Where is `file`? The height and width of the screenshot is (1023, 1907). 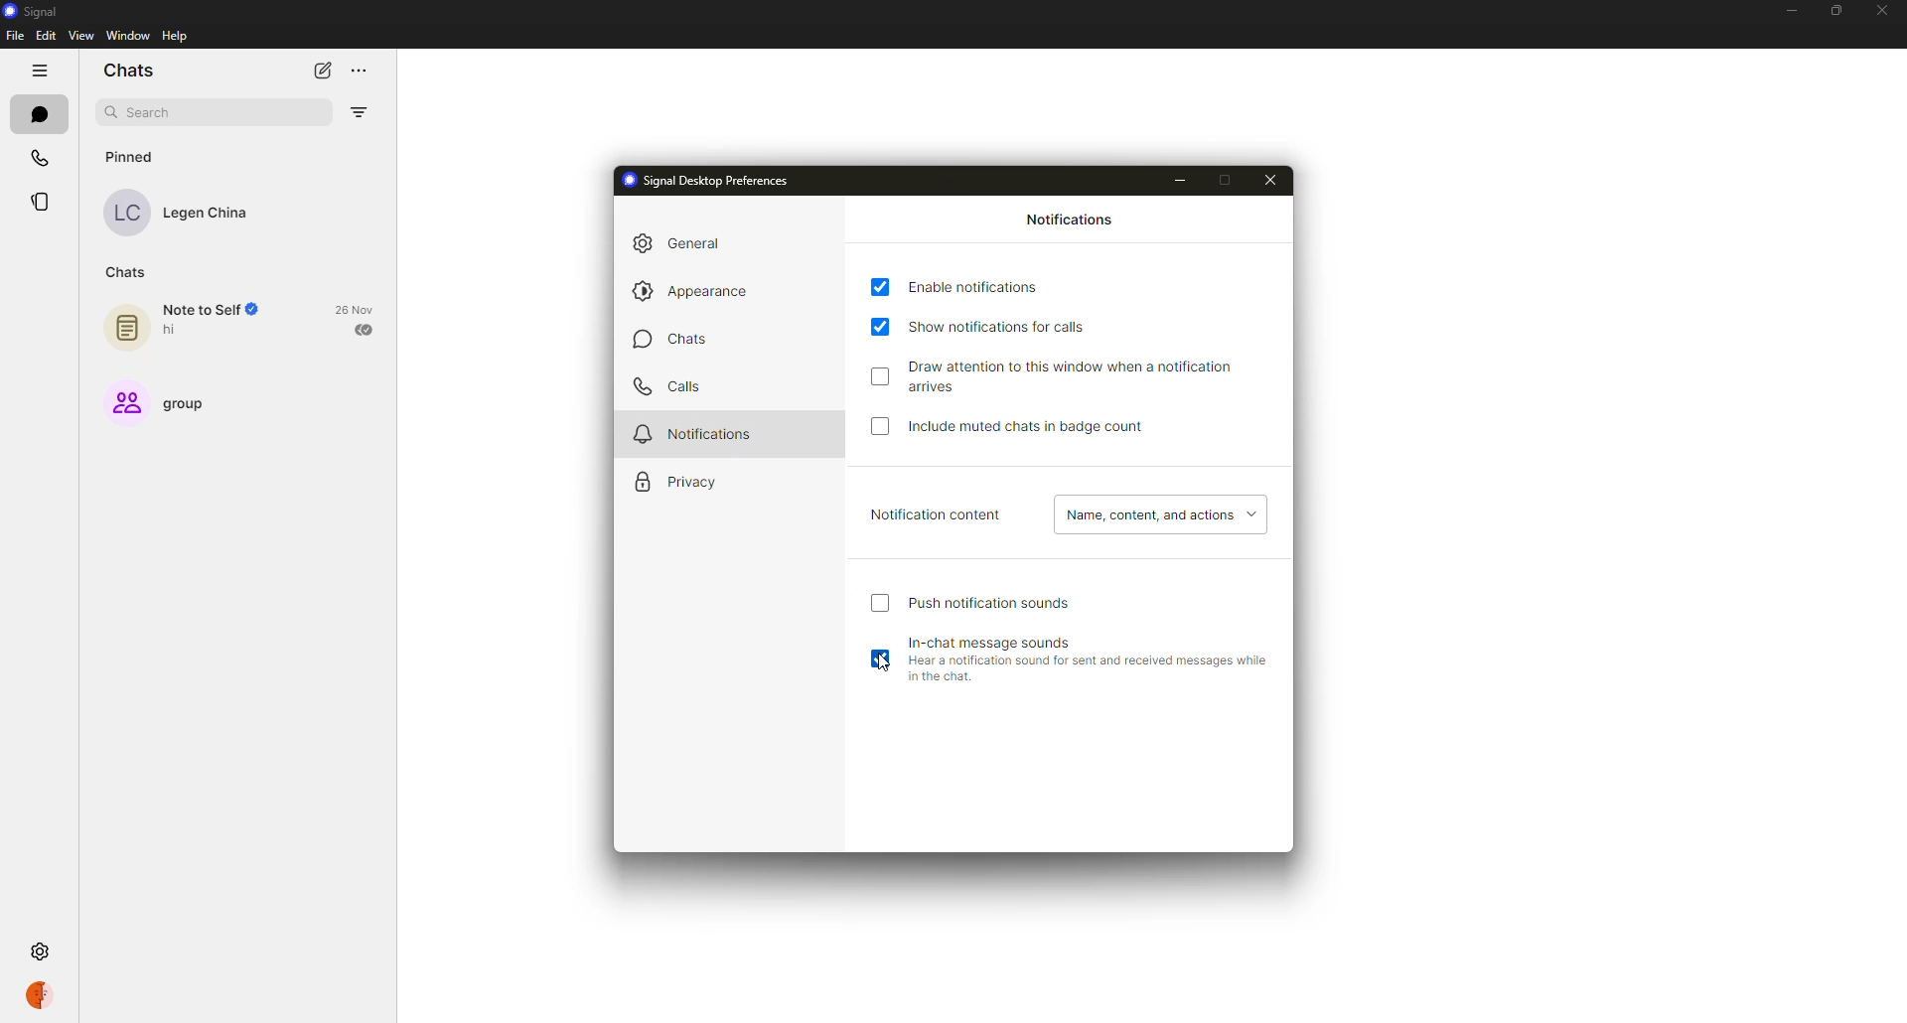 file is located at coordinates (15, 37).